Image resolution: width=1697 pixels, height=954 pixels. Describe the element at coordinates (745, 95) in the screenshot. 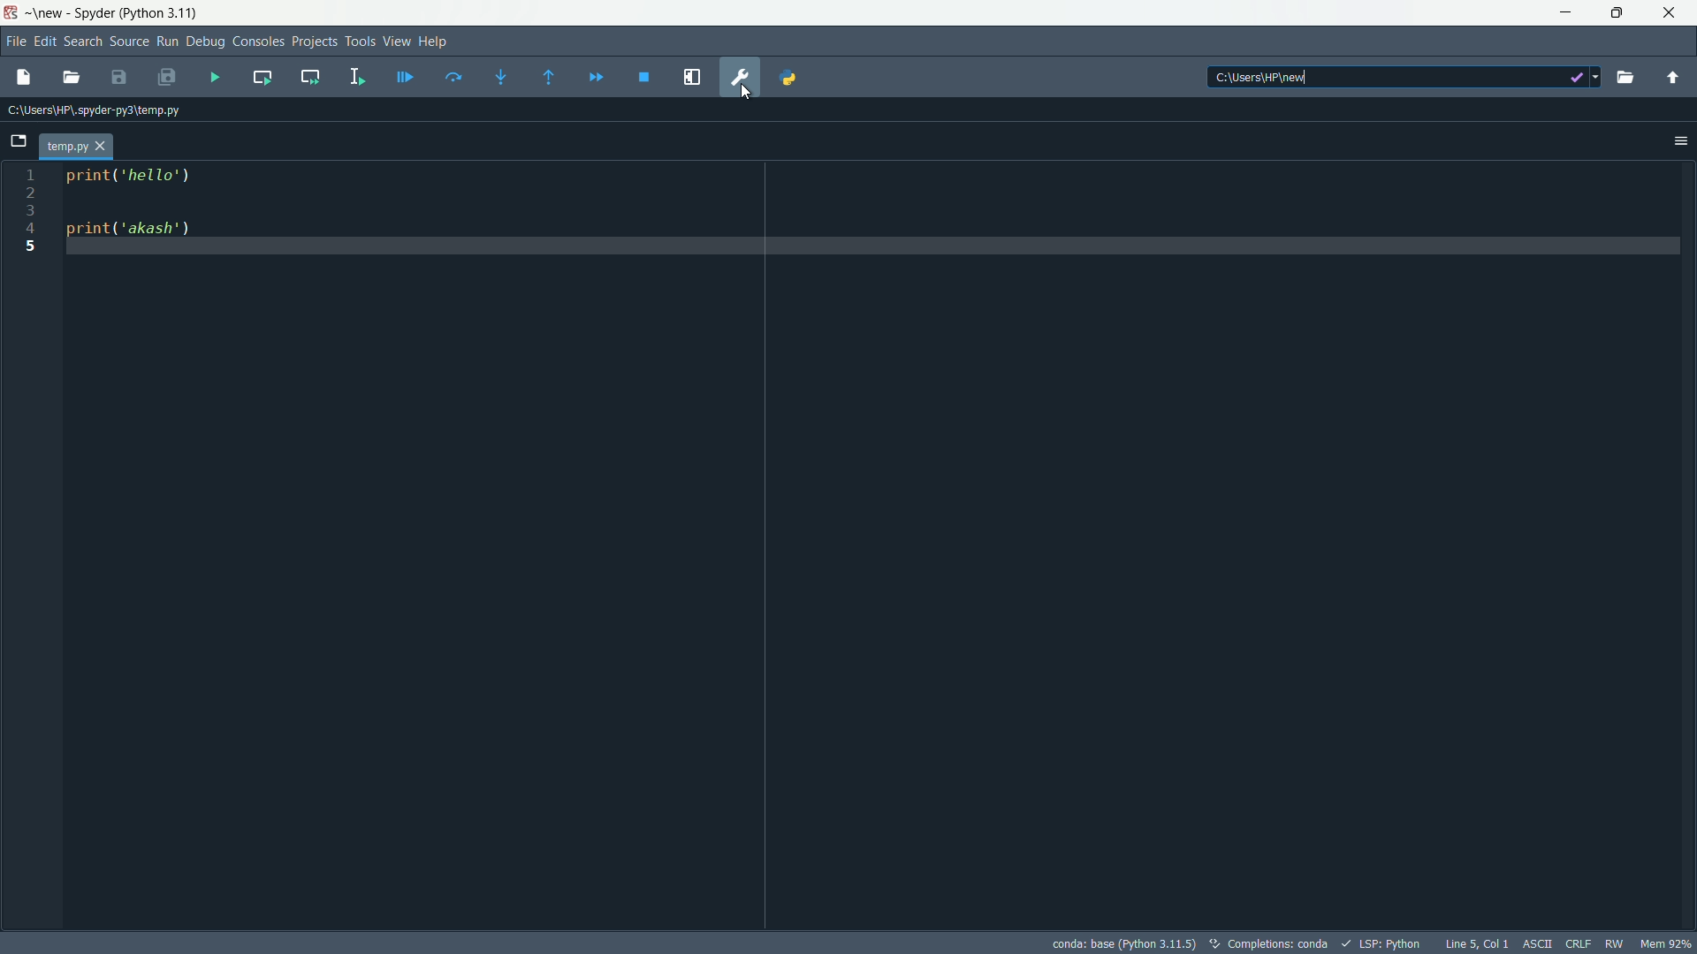

I see `cursor` at that location.